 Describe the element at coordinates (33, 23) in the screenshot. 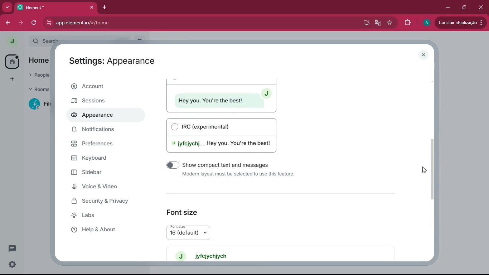

I see `refresh` at that location.